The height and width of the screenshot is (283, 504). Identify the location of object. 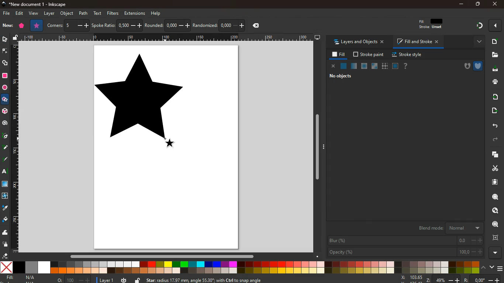
(66, 13).